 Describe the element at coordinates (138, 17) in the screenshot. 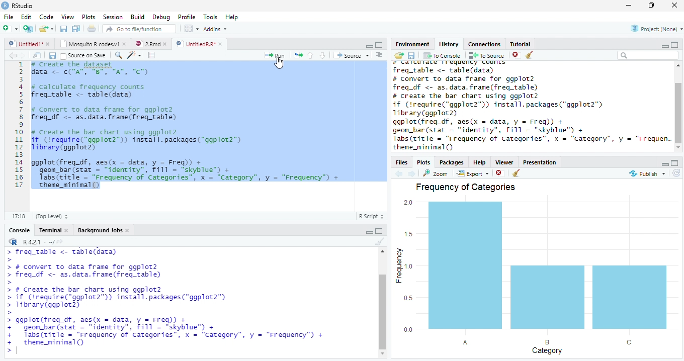

I see `Build` at that location.